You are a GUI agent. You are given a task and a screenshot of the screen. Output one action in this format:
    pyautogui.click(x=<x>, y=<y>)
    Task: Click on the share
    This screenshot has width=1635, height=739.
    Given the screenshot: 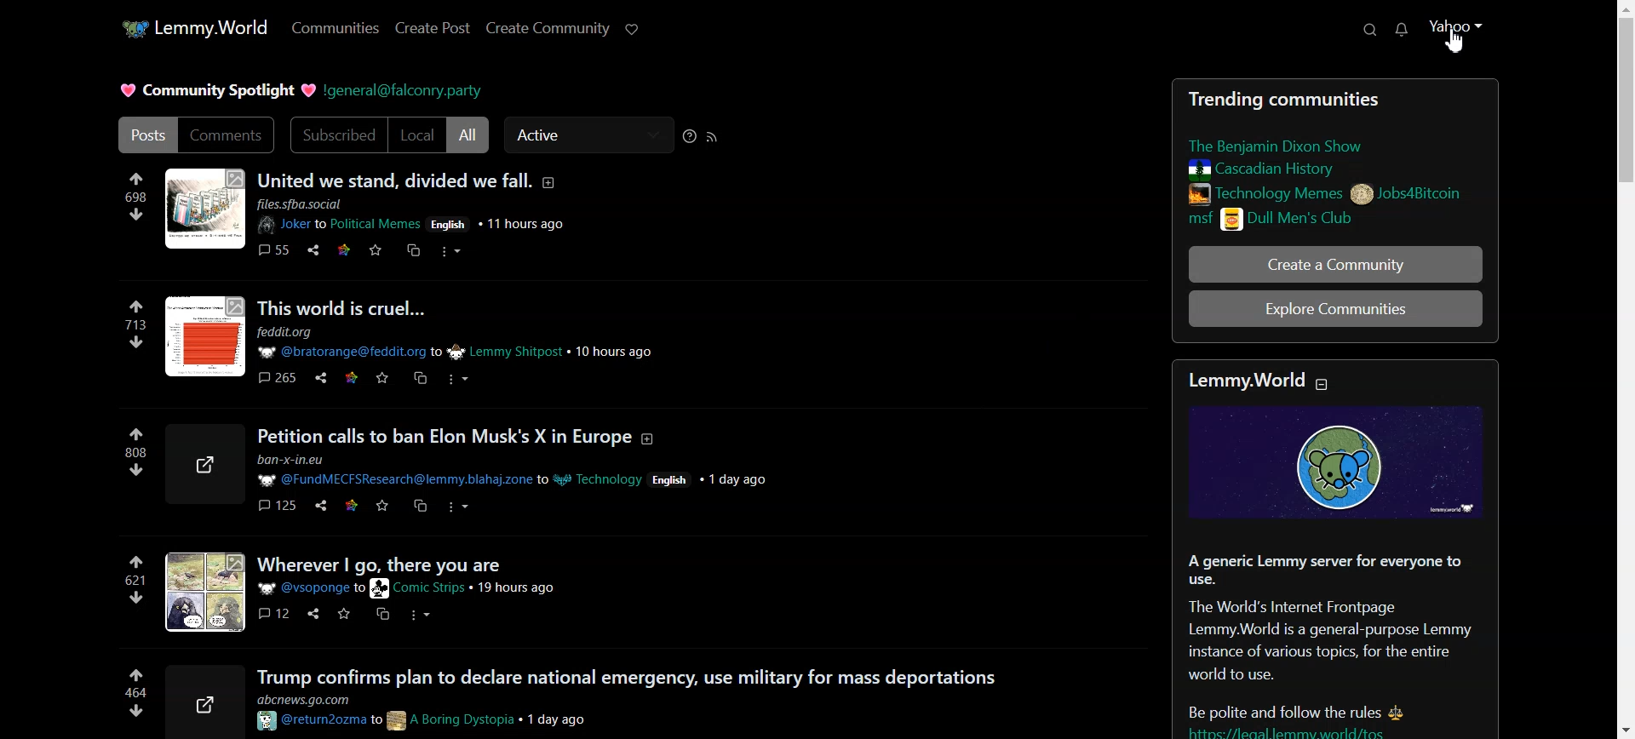 What is the action you would take?
    pyautogui.click(x=317, y=384)
    